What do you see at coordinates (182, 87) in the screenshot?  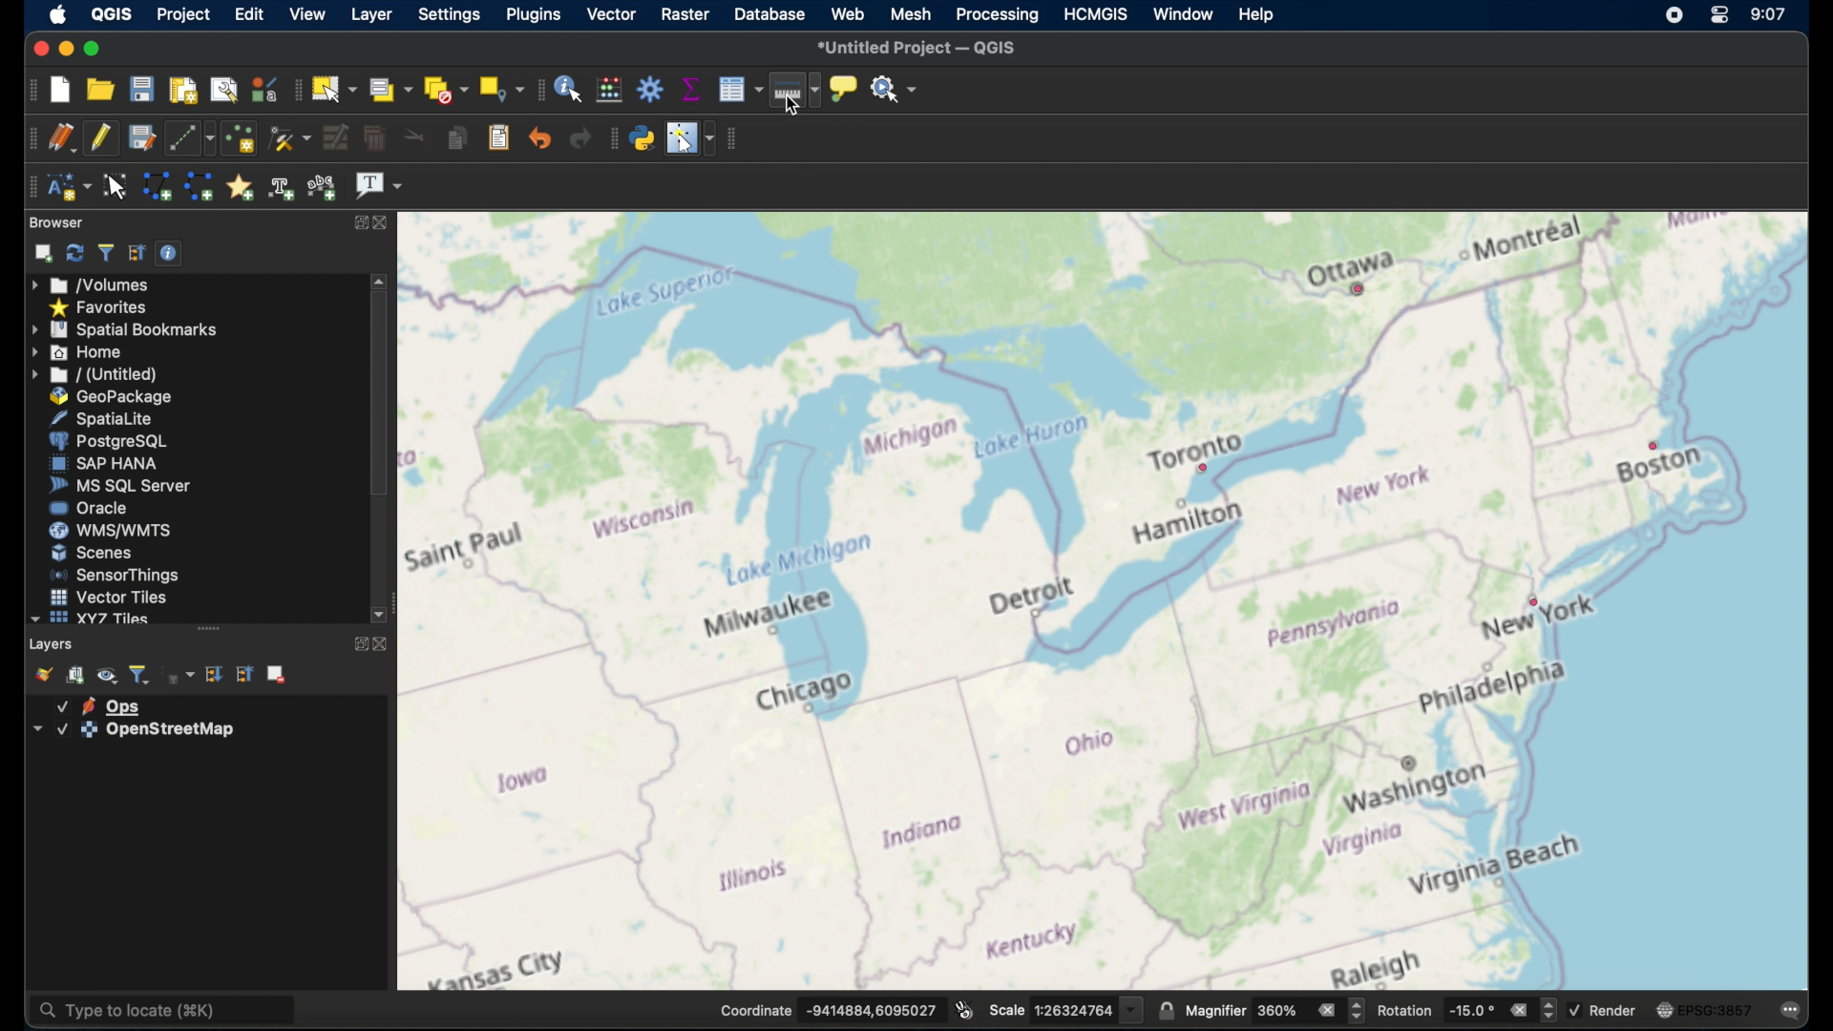 I see `new print layout` at bounding box center [182, 87].